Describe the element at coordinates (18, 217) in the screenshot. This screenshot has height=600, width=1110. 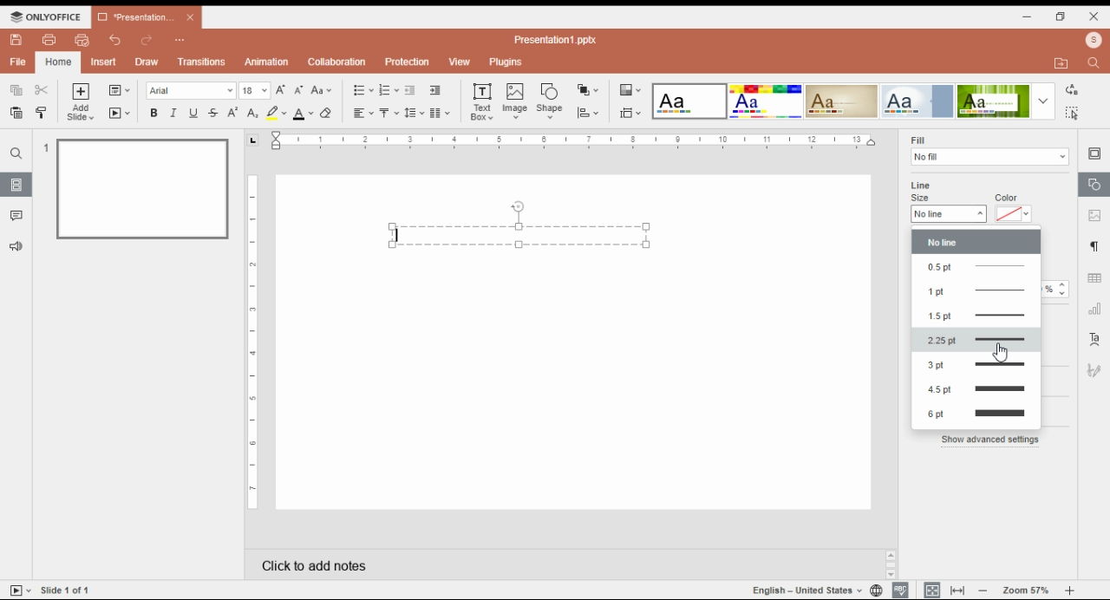
I see `comment` at that location.